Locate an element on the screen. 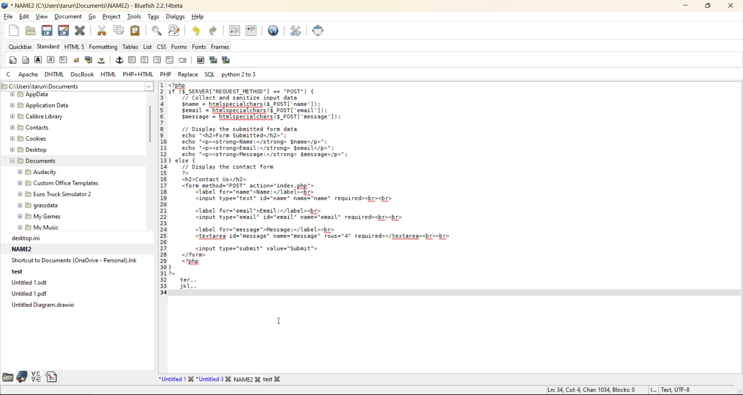 The image size is (743, 395). My Games is located at coordinates (37, 216).